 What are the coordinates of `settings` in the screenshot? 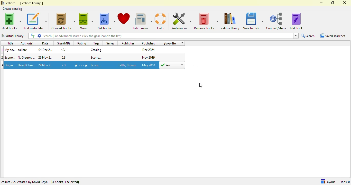 It's located at (39, 35).